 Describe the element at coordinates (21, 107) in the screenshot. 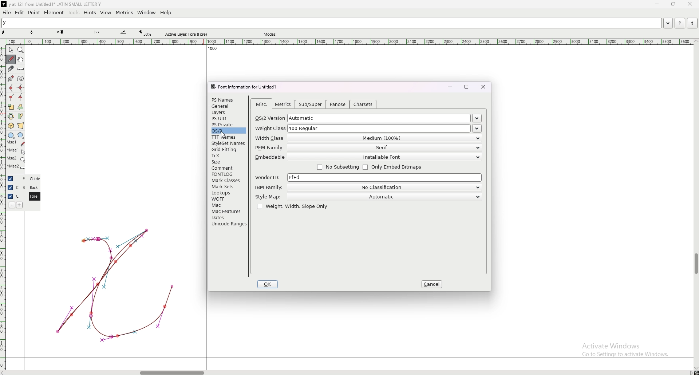

I see `rotate the selection` at that location.